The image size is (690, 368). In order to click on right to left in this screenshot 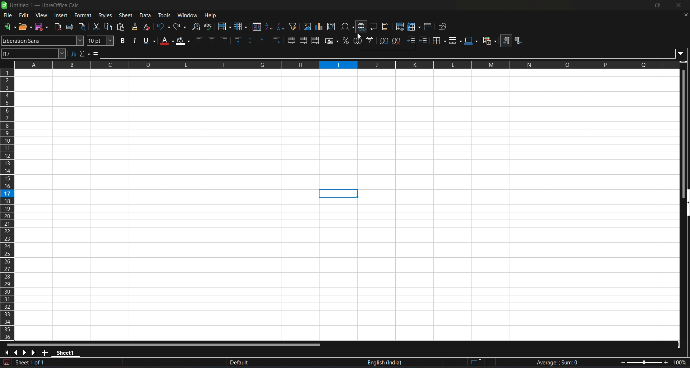, I will do `click(518, 41)`.